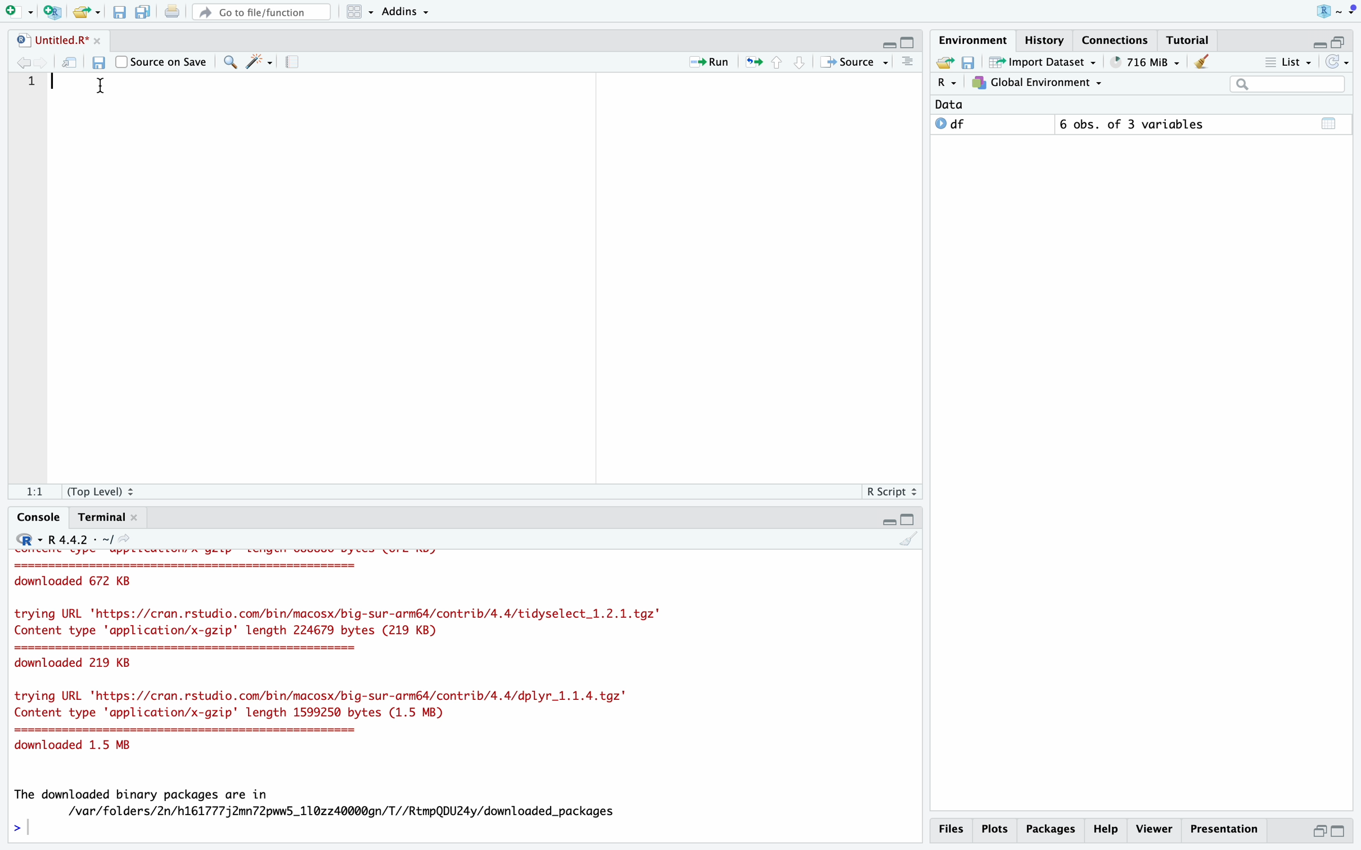 This screenshot has width=1361, height=850. Describe the element at coordinates (21, 63) in the screenshot. I see `Go to previous location` at that location.